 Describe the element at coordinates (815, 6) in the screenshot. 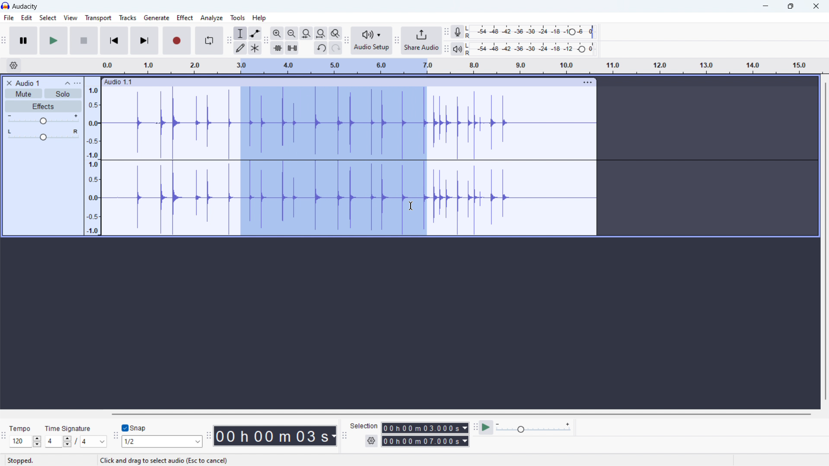

I see `close` at that location.